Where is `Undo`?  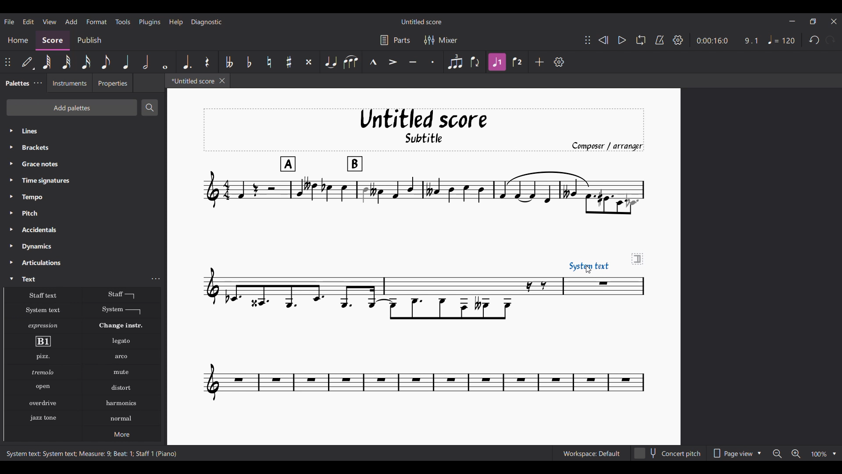 Undo is located at coordinates (815, 39).